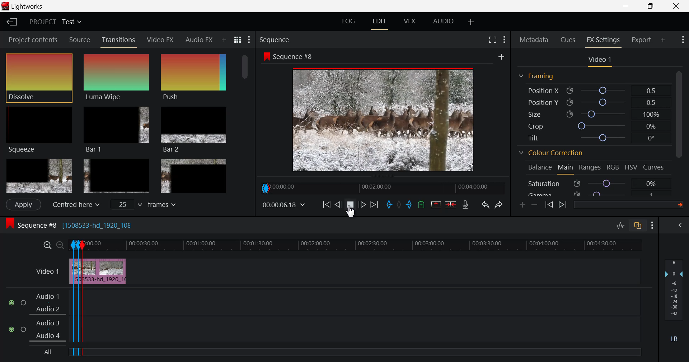 This screenshot has width=689, height=362. Describe the element at coordinates (566, 168) in the screenshot. I see `Main Tab Open` at that location.